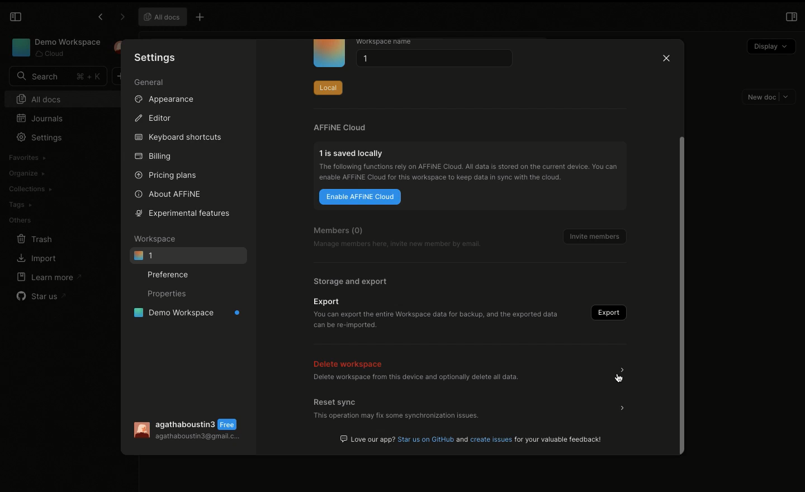 This screenshot has height=492, width=805. What do you see at coordinates (395, 417) in the screenshot?
I see `Tis operation may Tix some Synchronization Issues.` at bounding box center [395, 417].